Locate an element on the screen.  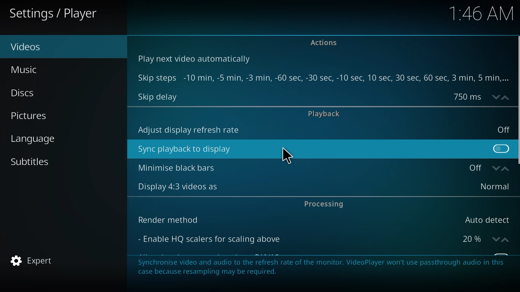
playback is located at coordinates (324, 113).